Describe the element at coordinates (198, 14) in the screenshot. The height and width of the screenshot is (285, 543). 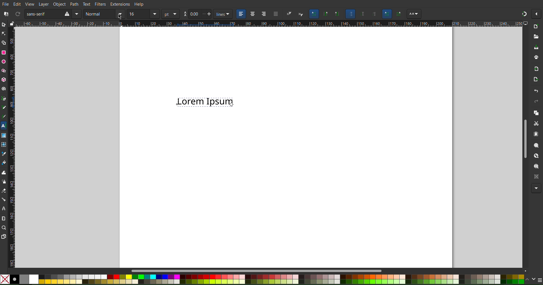
I see `Spacing between lines` at that location.